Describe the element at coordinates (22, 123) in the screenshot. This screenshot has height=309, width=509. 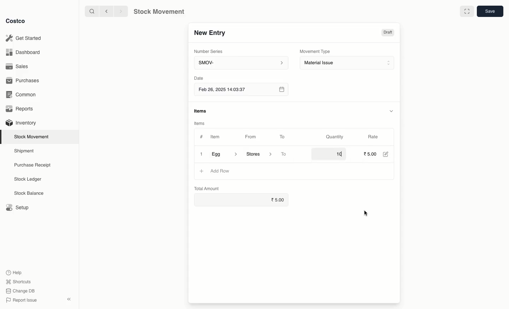
I see `Inventory` at that location.